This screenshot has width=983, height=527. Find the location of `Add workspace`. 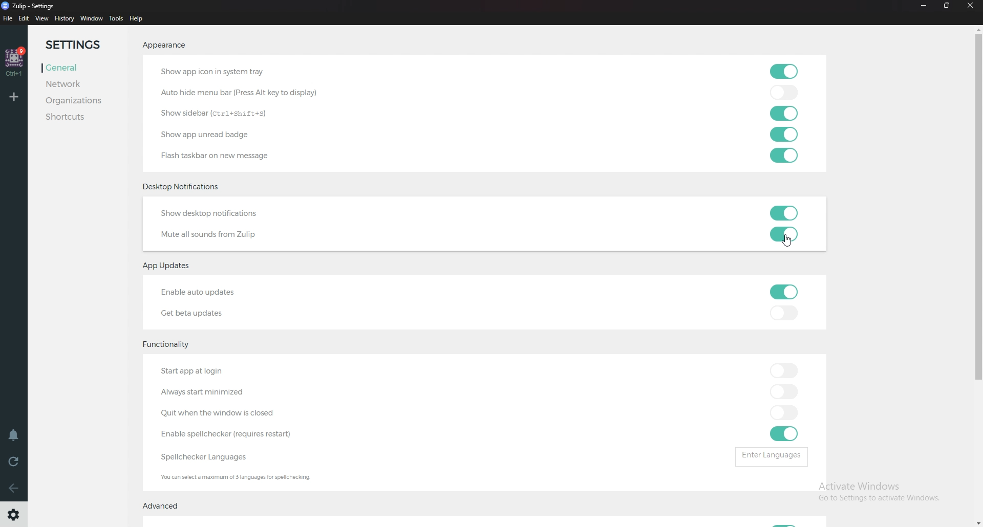

Add workspace is located at coordinates (14, 97).